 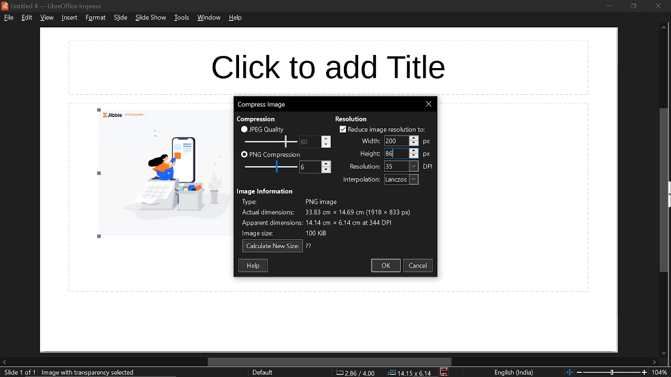 I want to click on save, so click(x=445, y=372).